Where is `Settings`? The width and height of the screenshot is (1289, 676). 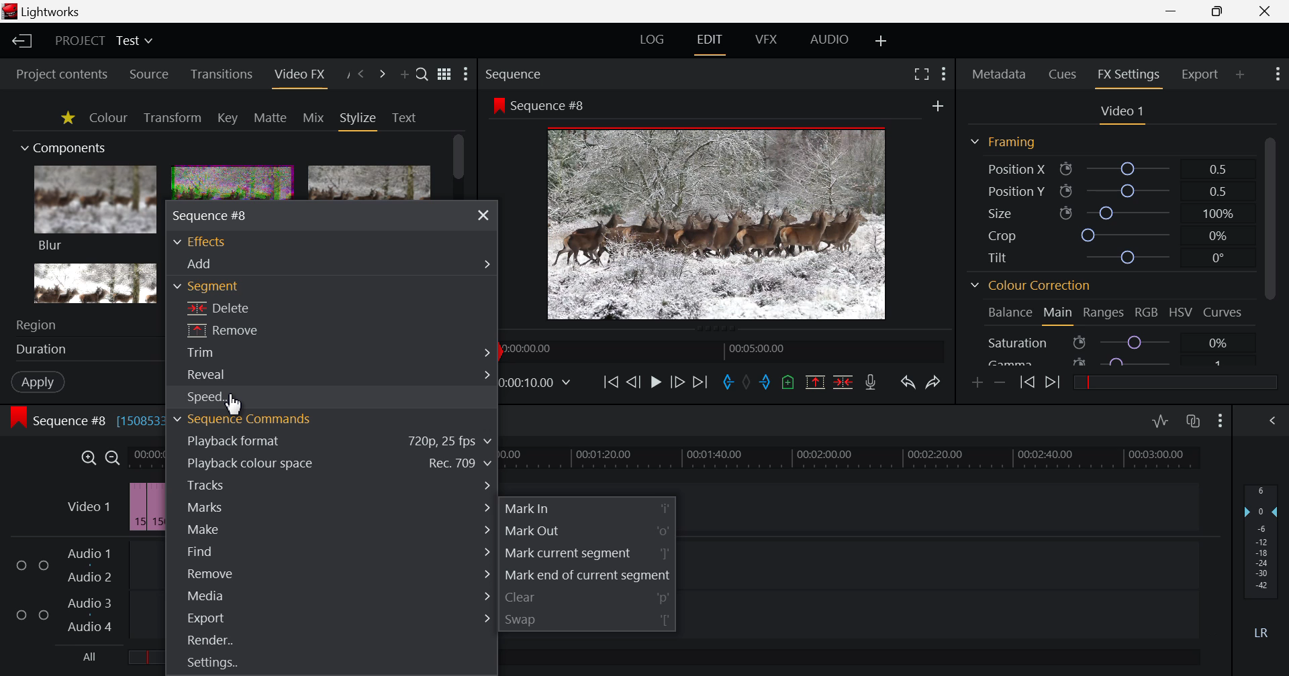 Settings is located at coordinates (322, 666).